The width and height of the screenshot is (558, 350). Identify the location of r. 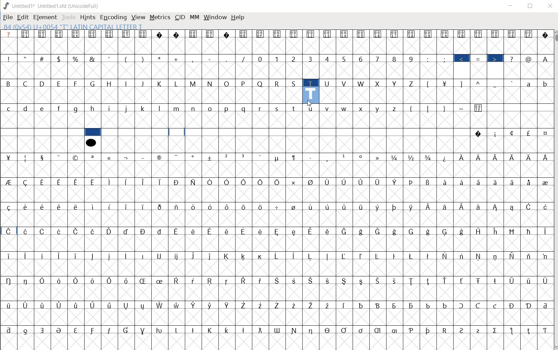
(261, 108).